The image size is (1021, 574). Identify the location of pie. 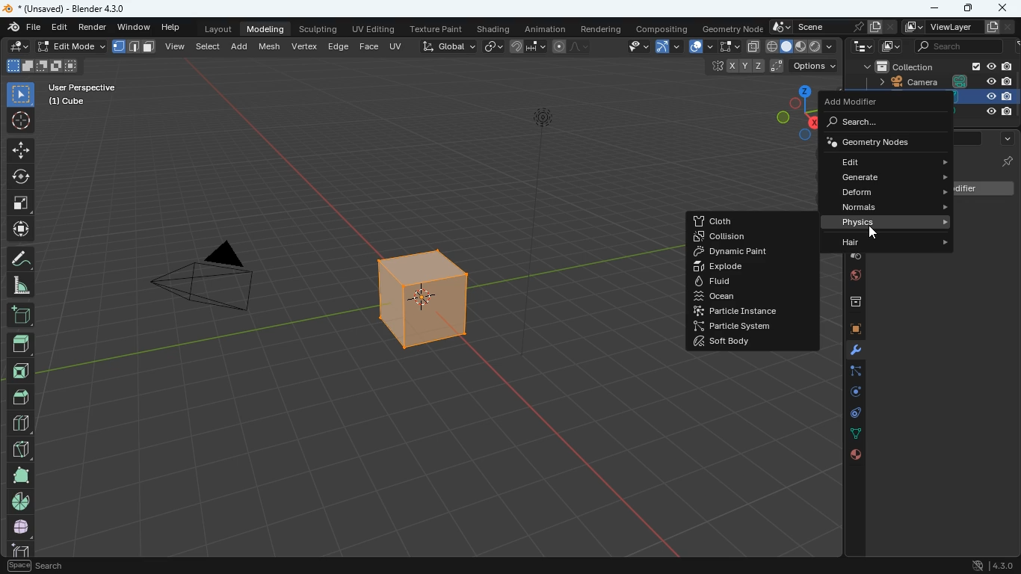
(22, 502).